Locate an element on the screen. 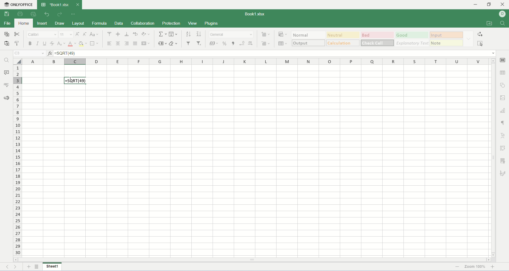  maximize is located at coordinates (490, 4).